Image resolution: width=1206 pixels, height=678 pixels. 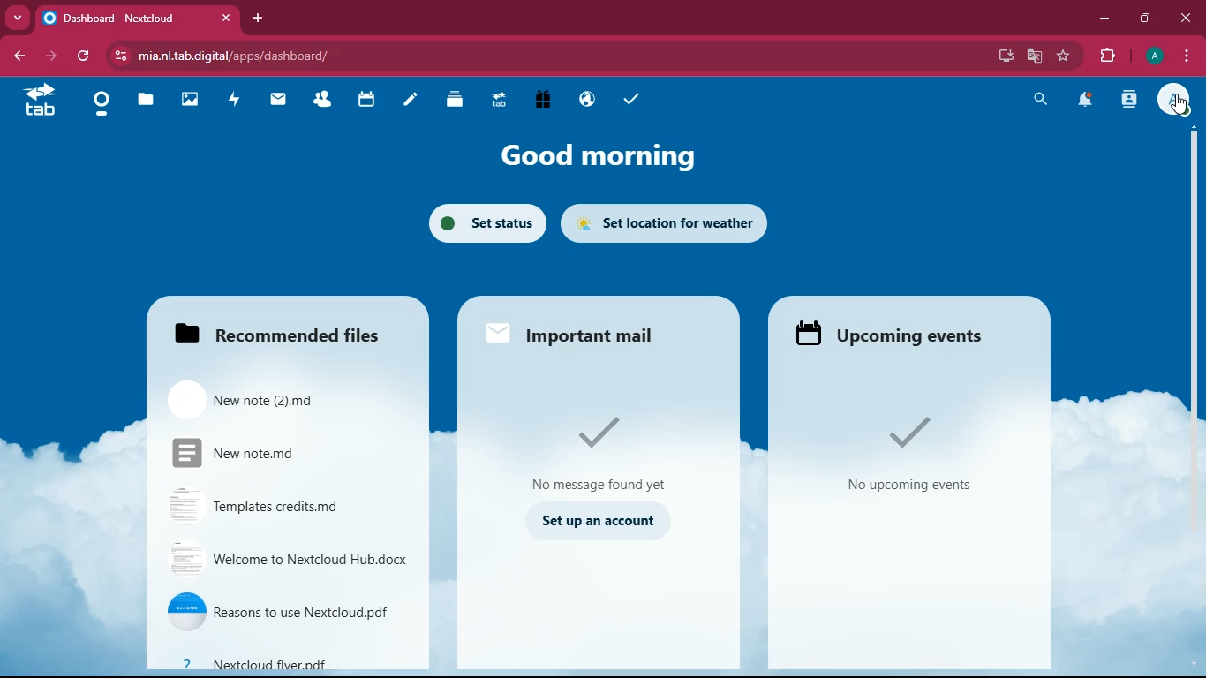 I want to click on extensions, so click(x=1106, y=56).